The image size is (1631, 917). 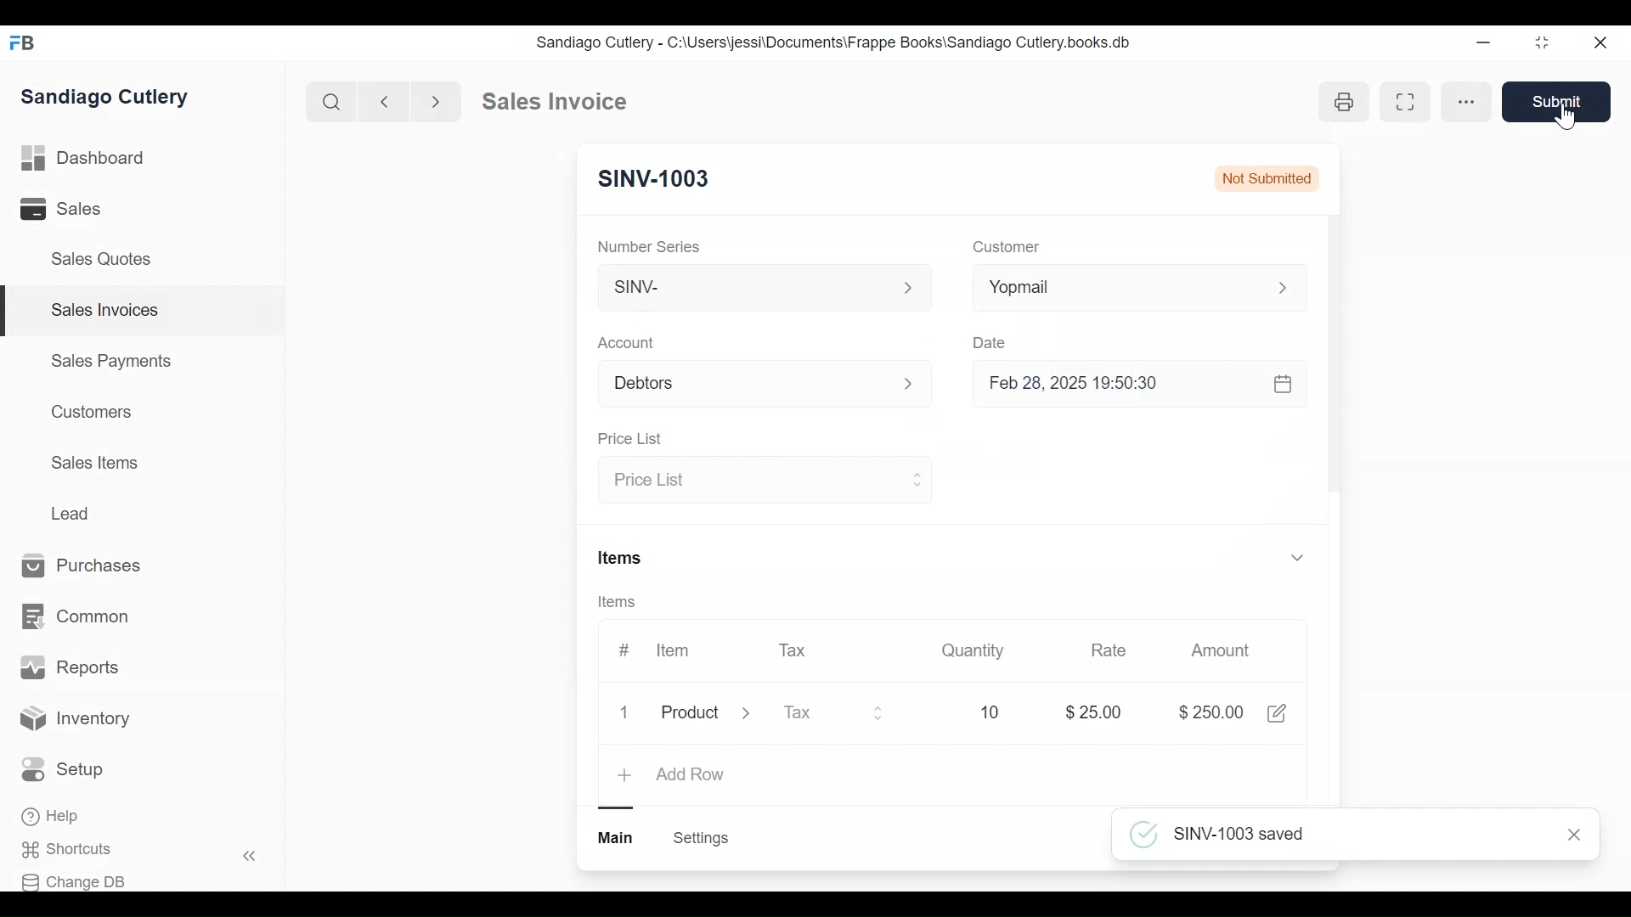 What do you see at coordinates (1221, 650) in the screenshot?
I see `Amount` at bounding box center [1221, 650].